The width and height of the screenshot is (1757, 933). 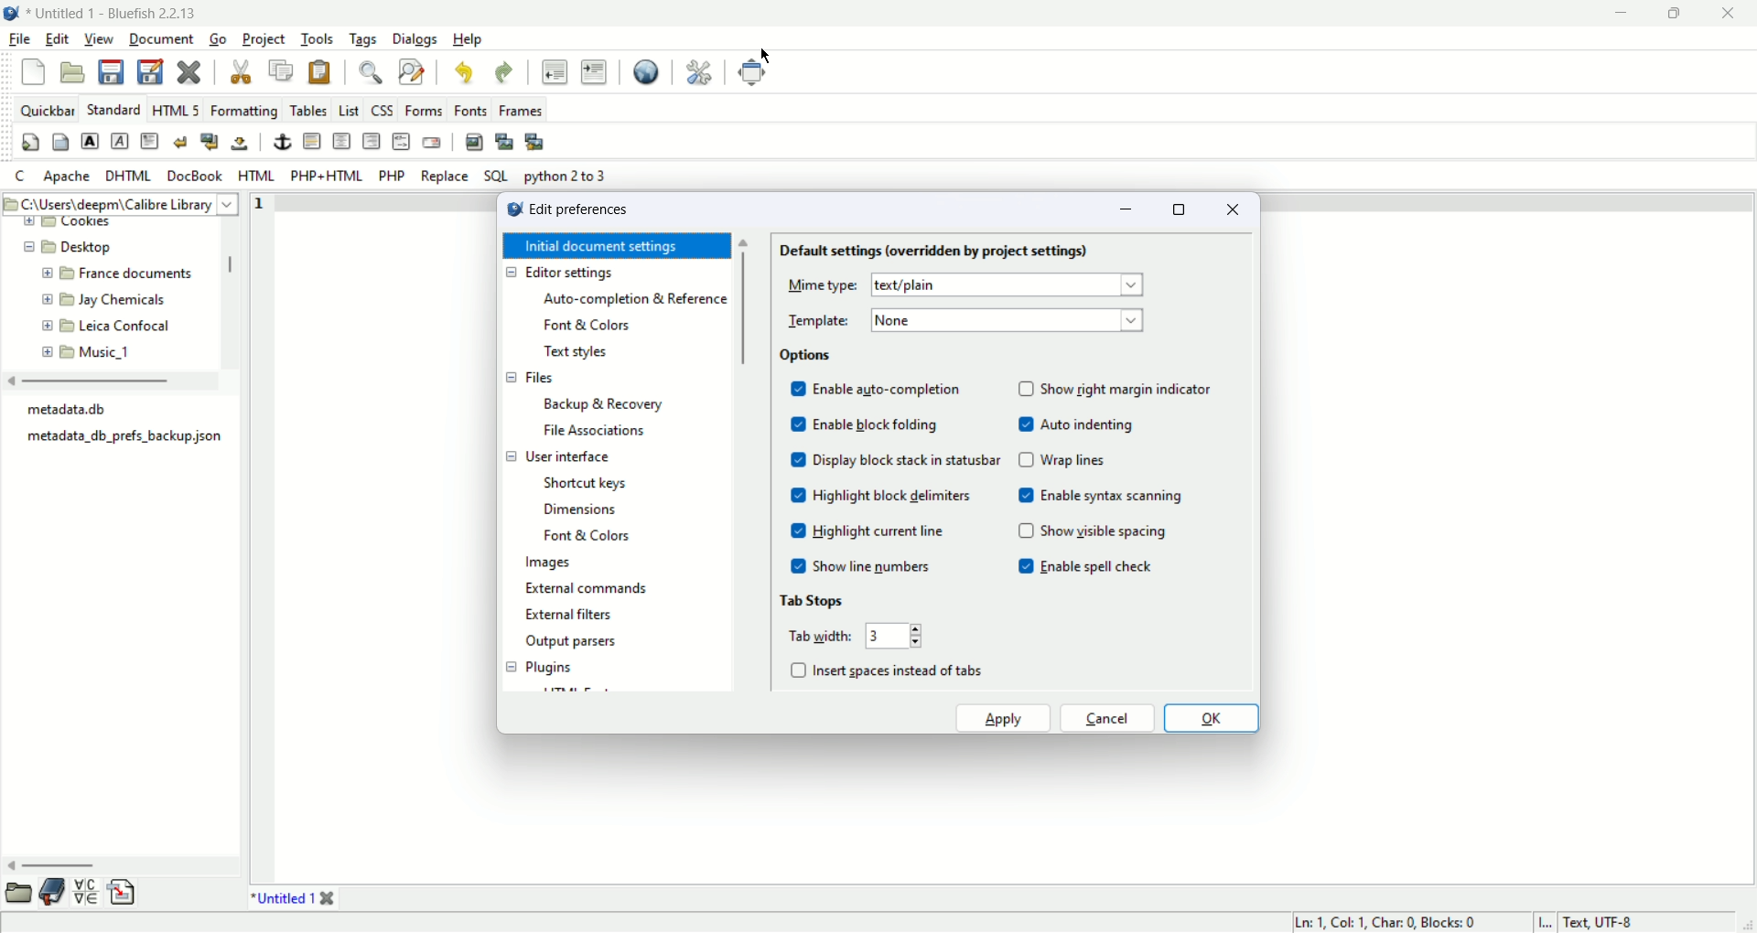 What do you see at coordinates (35, 73) in the screenshot?
I see `new file` at bounding box center [35, 73].